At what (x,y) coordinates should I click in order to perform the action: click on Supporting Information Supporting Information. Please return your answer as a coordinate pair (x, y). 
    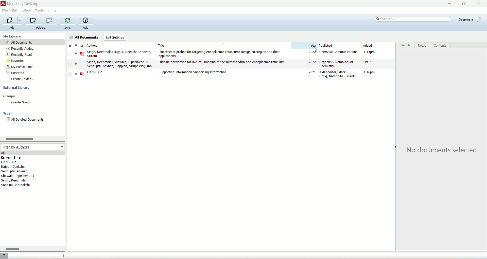
    Looking at the image, I should click on (193, 72).